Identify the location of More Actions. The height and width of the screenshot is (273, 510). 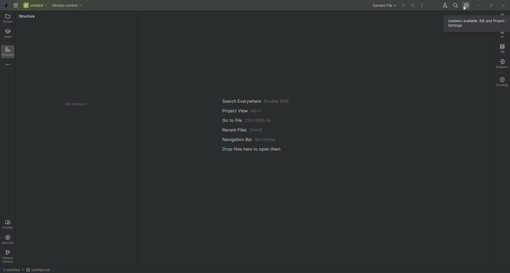
(422, 6).